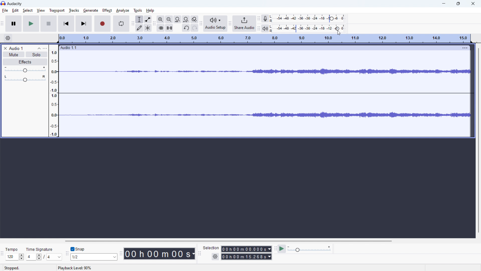 This screenshot has width=481, height=271. I want to click on play at speed toolbar, so click(275, 249).